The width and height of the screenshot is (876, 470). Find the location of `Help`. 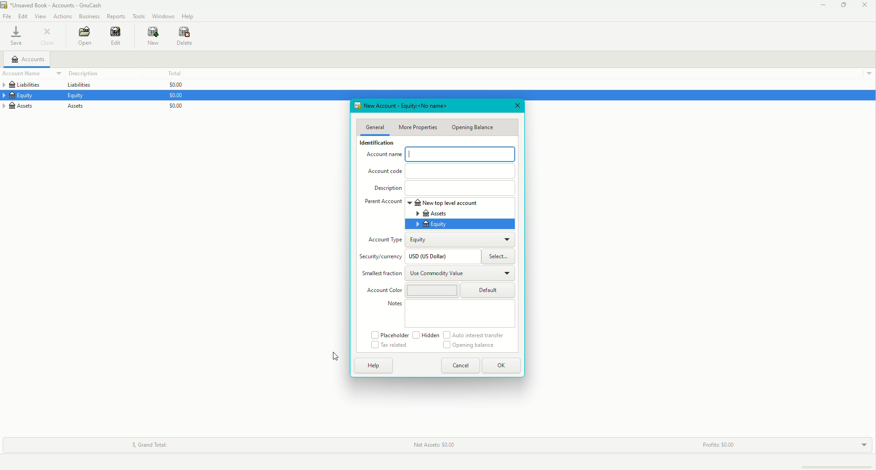

Help is located at coordinates (187, 16).